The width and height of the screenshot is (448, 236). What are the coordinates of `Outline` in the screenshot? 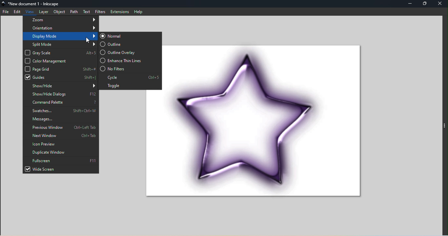 It's located at (130, 43).